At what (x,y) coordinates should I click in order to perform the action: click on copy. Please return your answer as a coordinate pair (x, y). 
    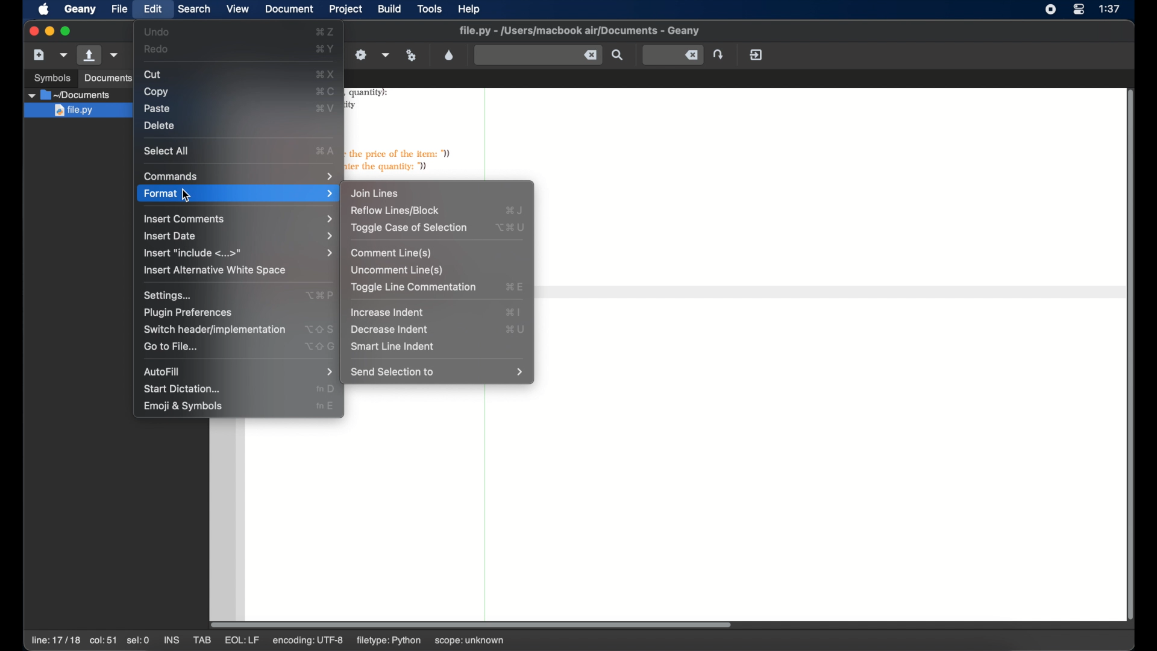
    Looking at the image, I should click on (156, 92).